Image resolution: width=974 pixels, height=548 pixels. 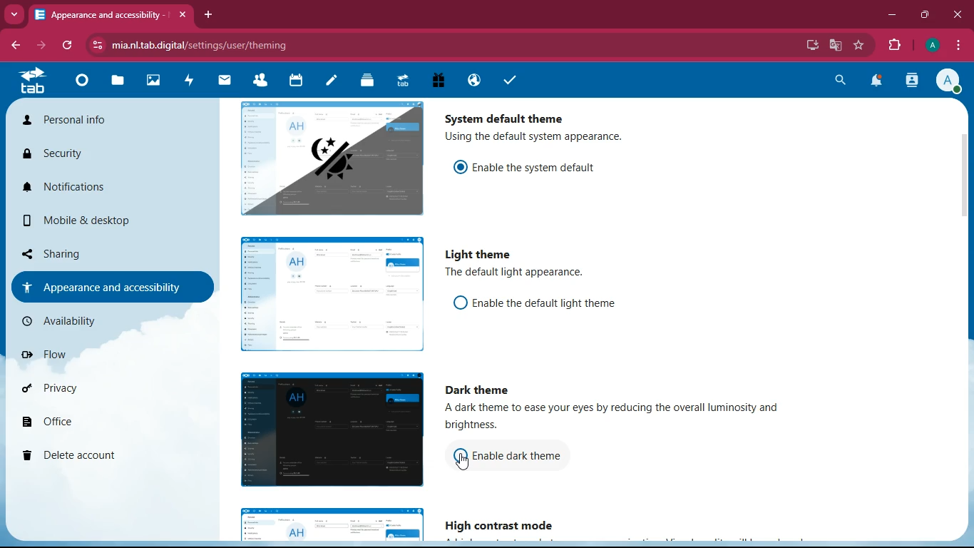 I want to click on public, so click(x=472, y=80).